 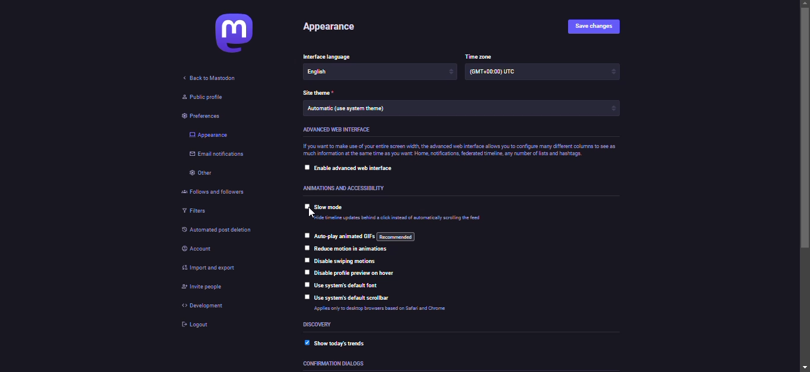 What do you see at coordinates (304, 168) in the screenshot?
I see `click to select` at bounding box center [304, 168].